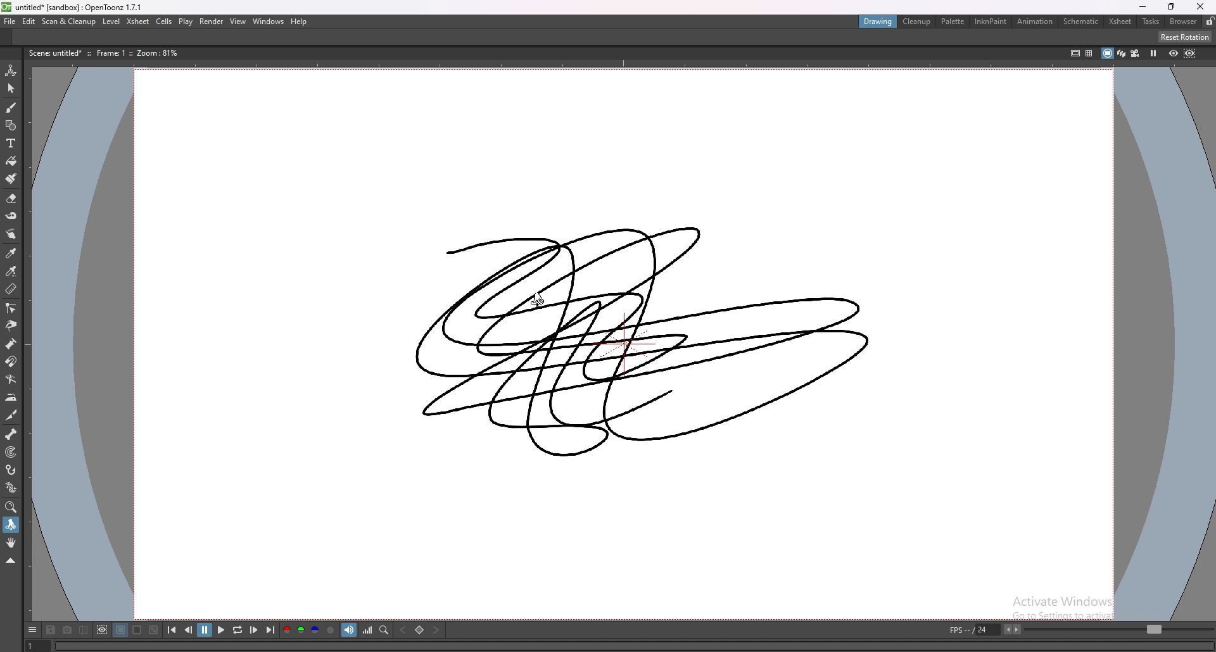 The width and height of the screenshot is (1216, 652). Describe the element at coordinates (1184, 21) in the screenshot. I see `browser` at that location.